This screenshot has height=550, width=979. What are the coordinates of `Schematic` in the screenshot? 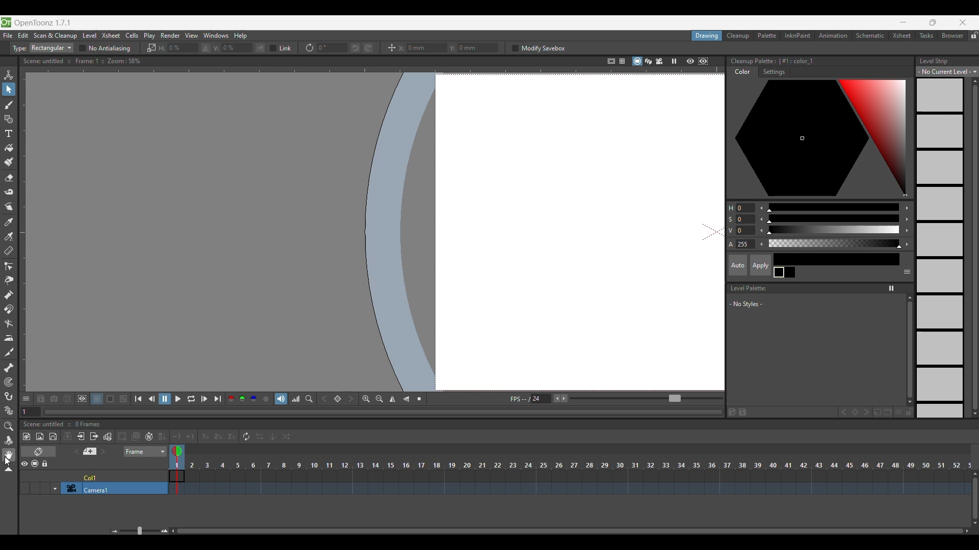 It's located at (869, 35).